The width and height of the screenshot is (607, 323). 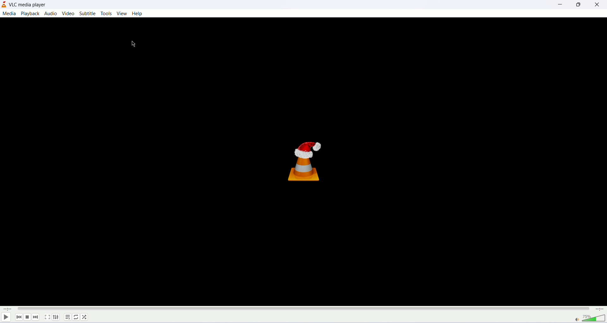 I want to click on vlc logo, so click(x=308, y=161).